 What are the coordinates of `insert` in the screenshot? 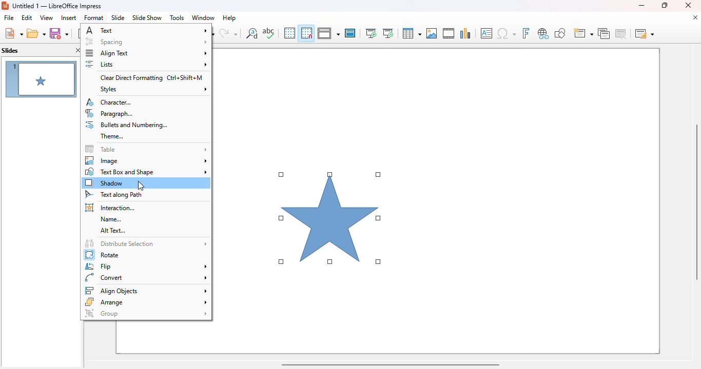 It's located at (69, 18).